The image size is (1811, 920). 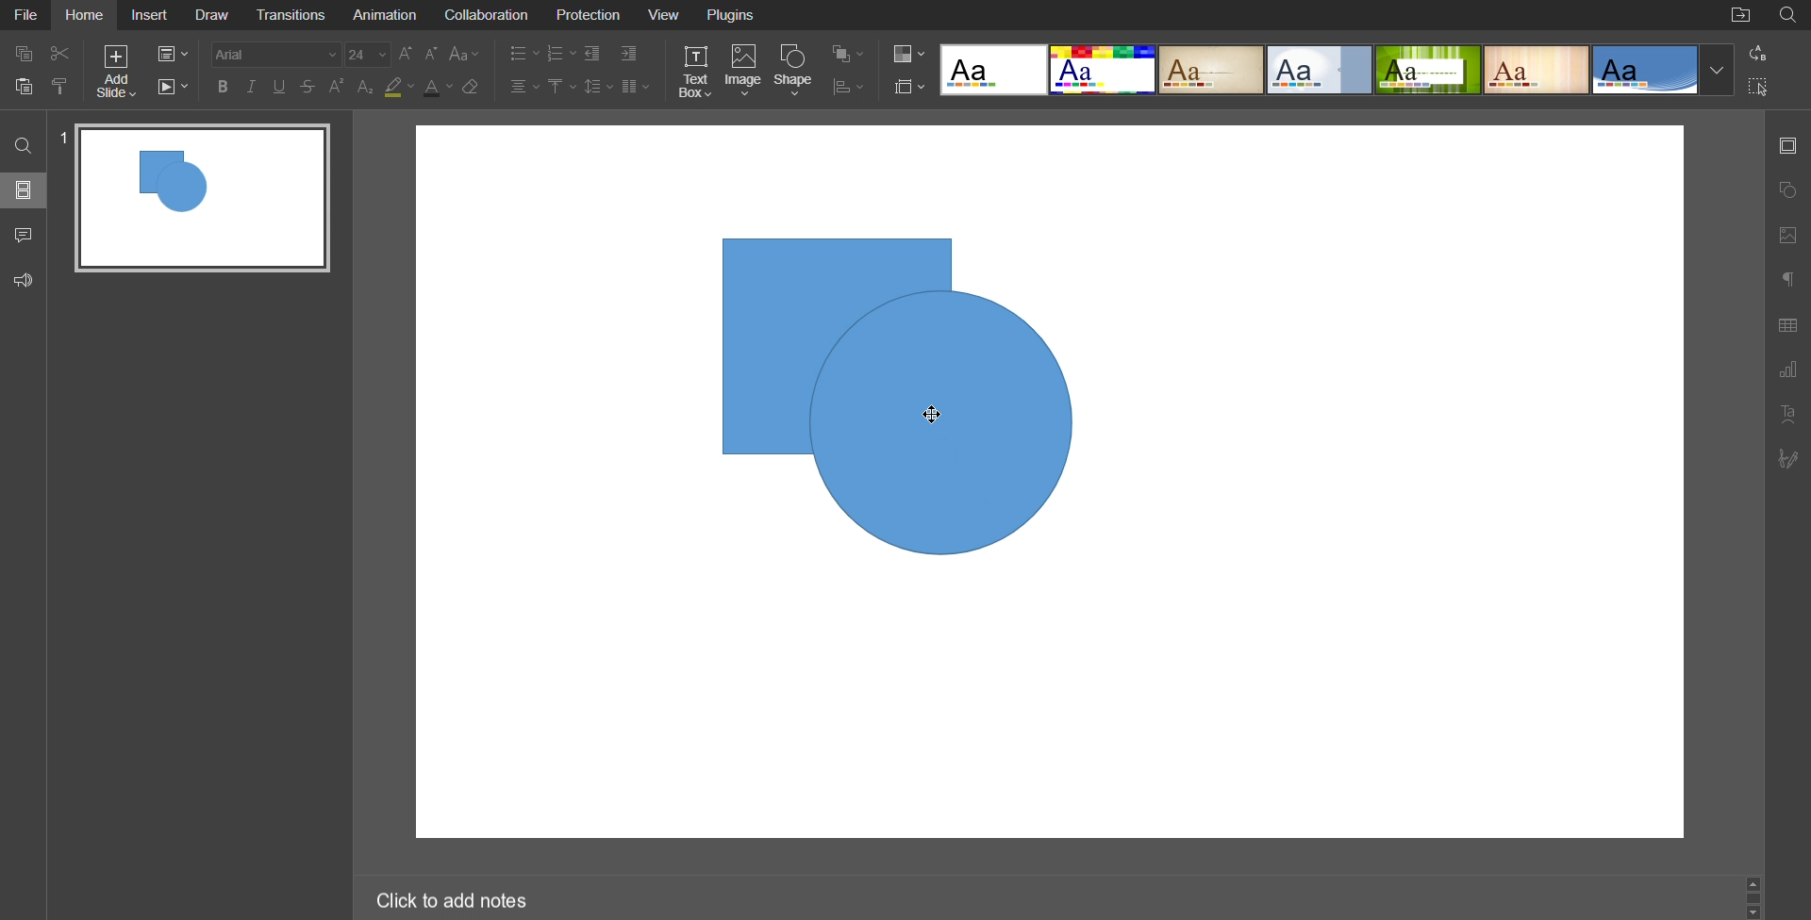 I want to click on 24, so click(x=367, y=55).